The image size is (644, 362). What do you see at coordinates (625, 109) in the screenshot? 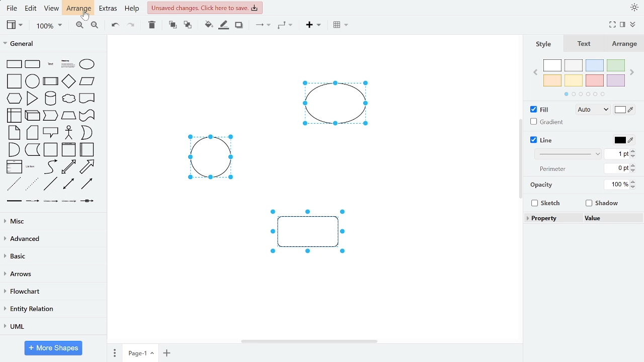
I see `fill color` at bounding box center [625, 109].